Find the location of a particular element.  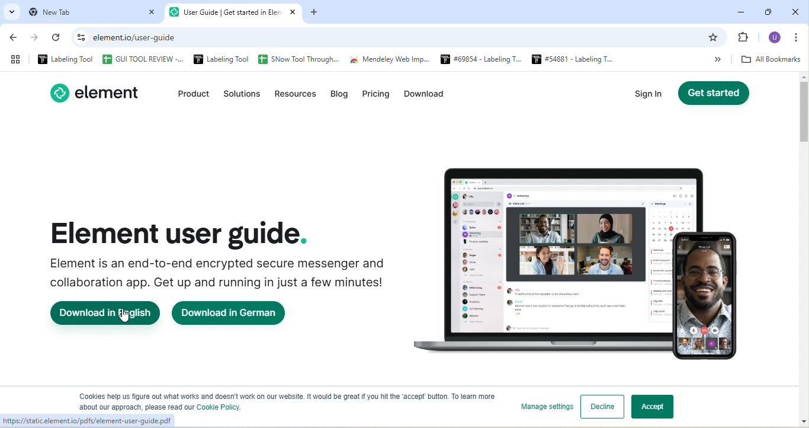

add new tab is located at coordinates (316, 14).